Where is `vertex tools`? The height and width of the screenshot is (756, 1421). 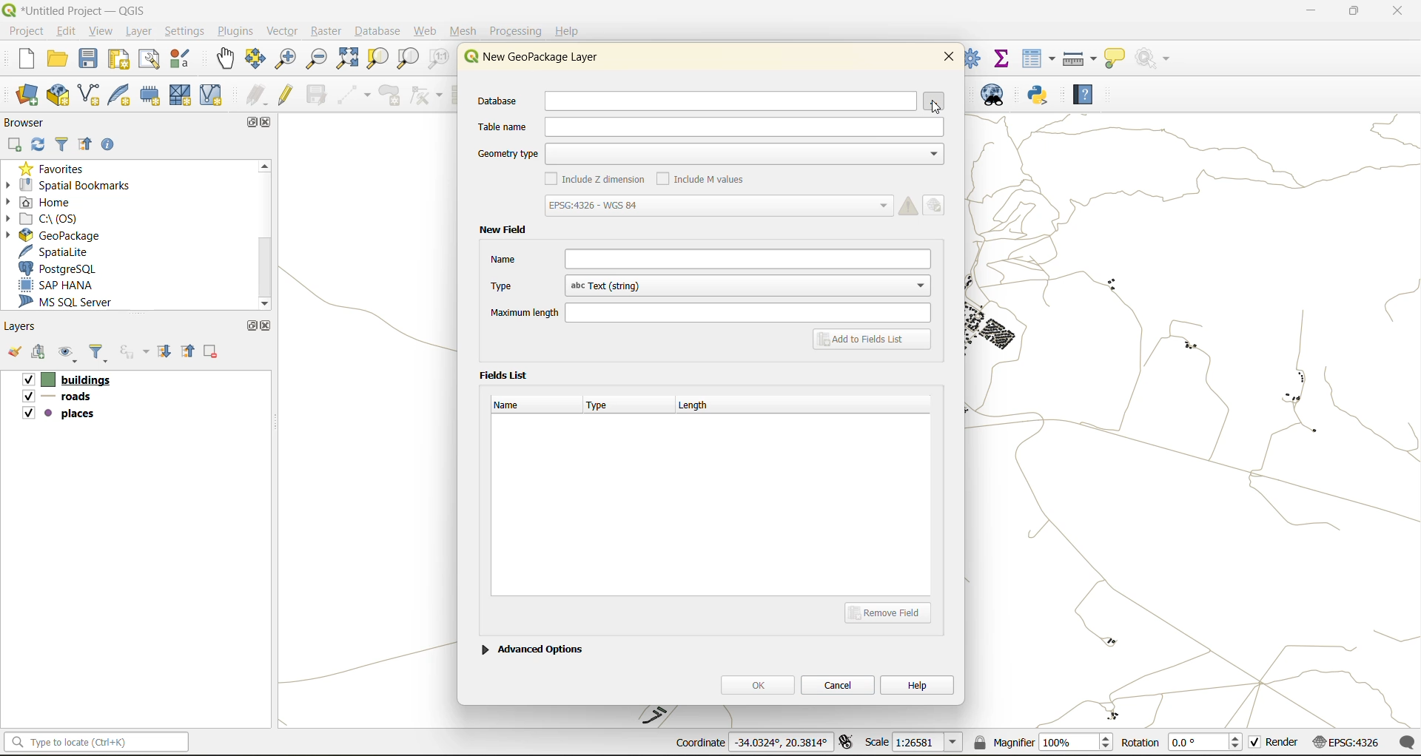
vertex tools is located at coordinates (426, 95).